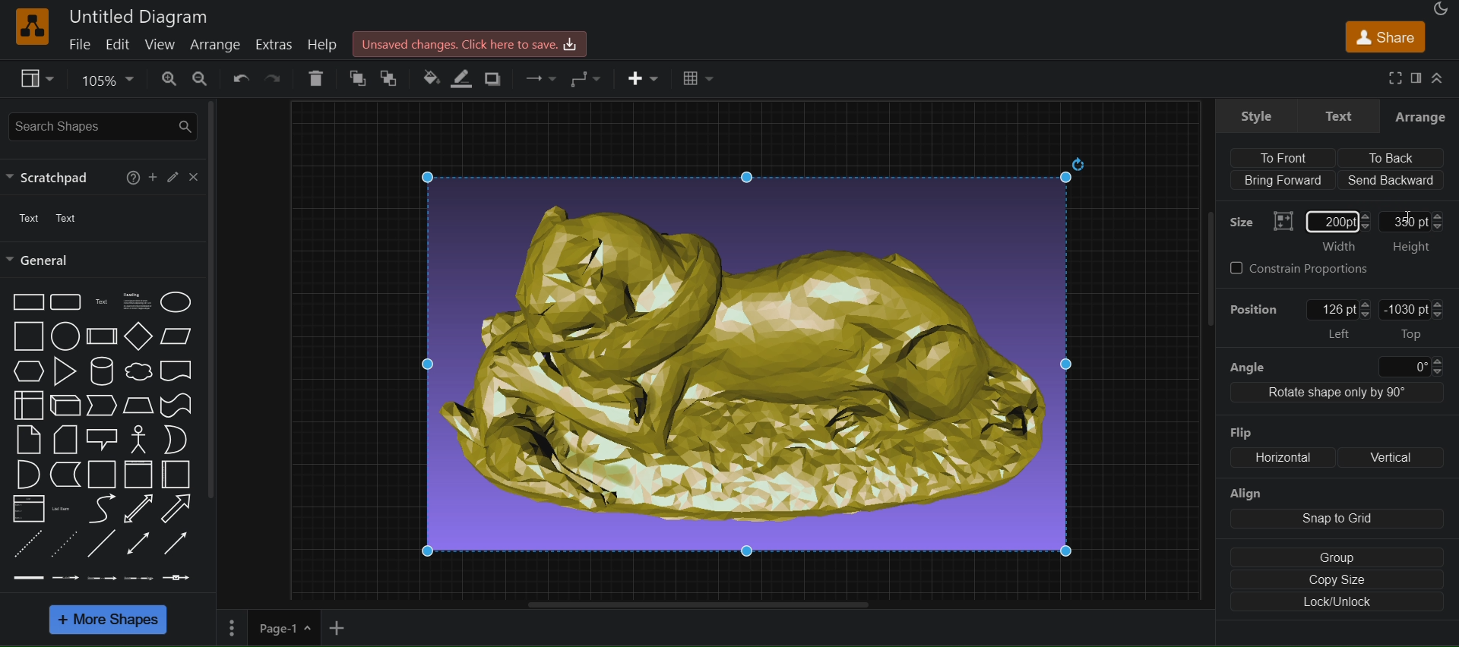 This screenshot has height=647, width=1459. What do you see at coordinates (26, 219) in the screenshot?
I see `text` at bounding box center [26, 219].